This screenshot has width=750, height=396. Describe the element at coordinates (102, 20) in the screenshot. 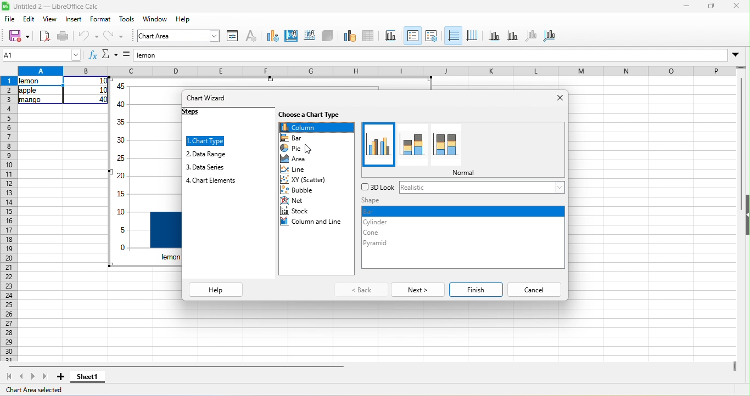

I see `format` at that location.